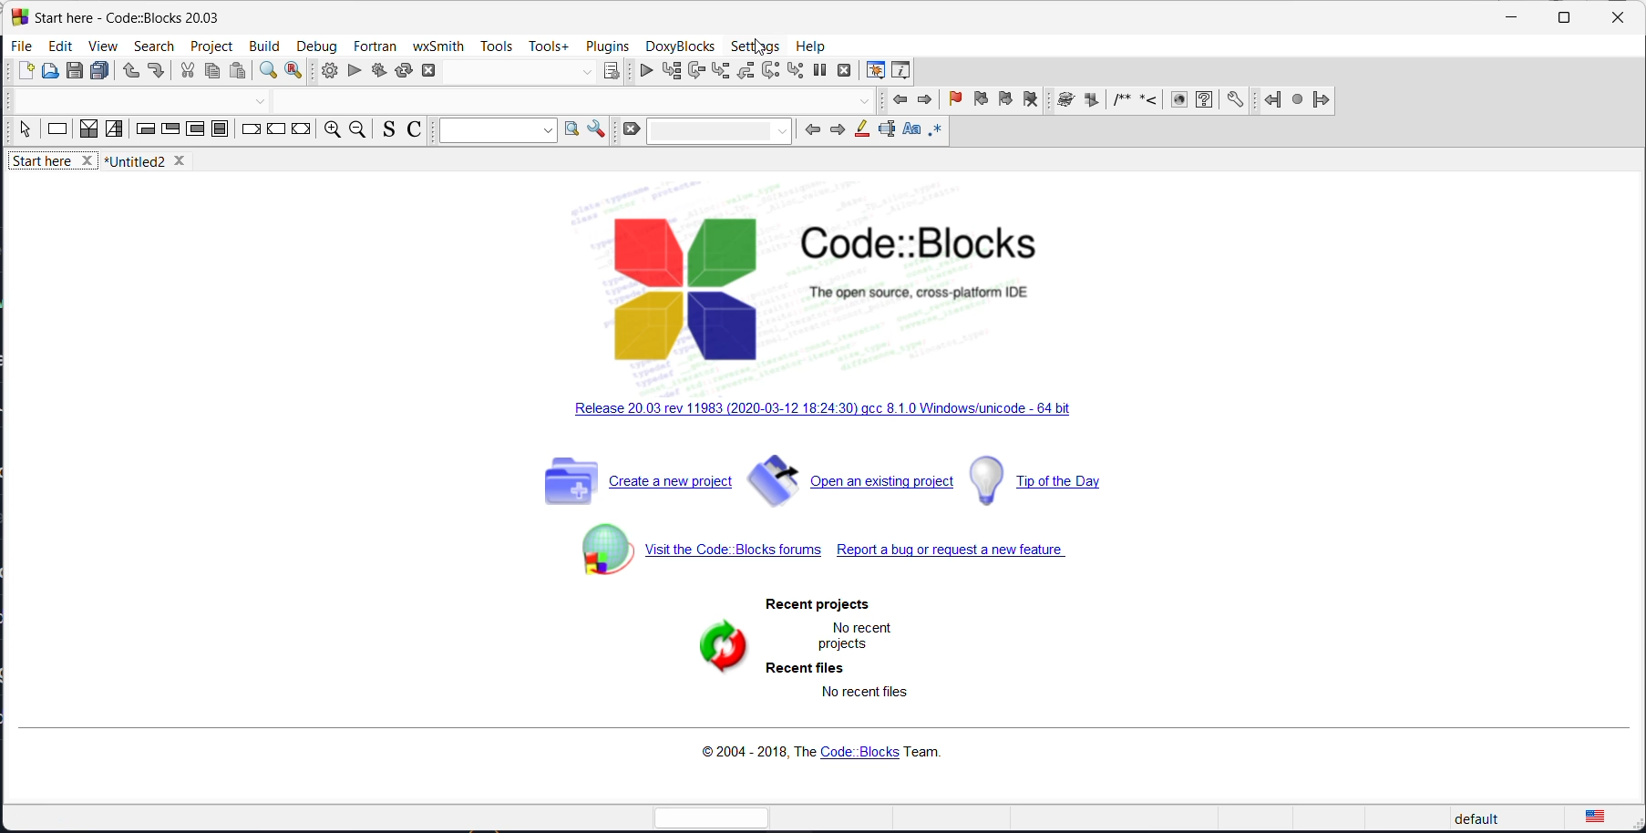 Image resolution: width=1646 pixels, height=833 pixels. I want to click on back, so click(810, 129).